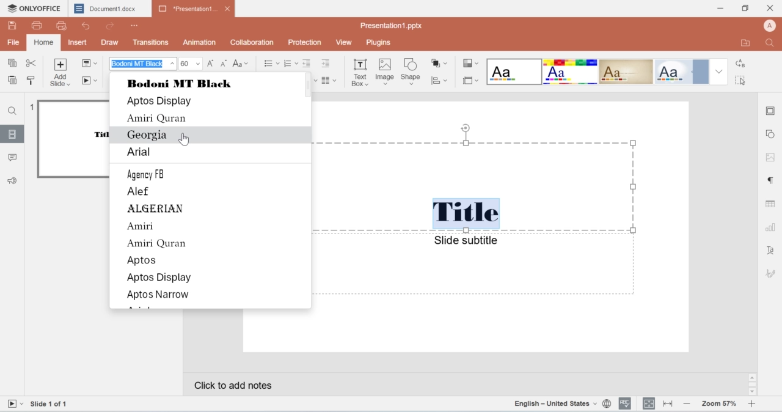 The image size is (782, 412). What do you see at coordinates (153, 175) in the screenshot?
I see `Agency FB` at bounding box center [153, 175].